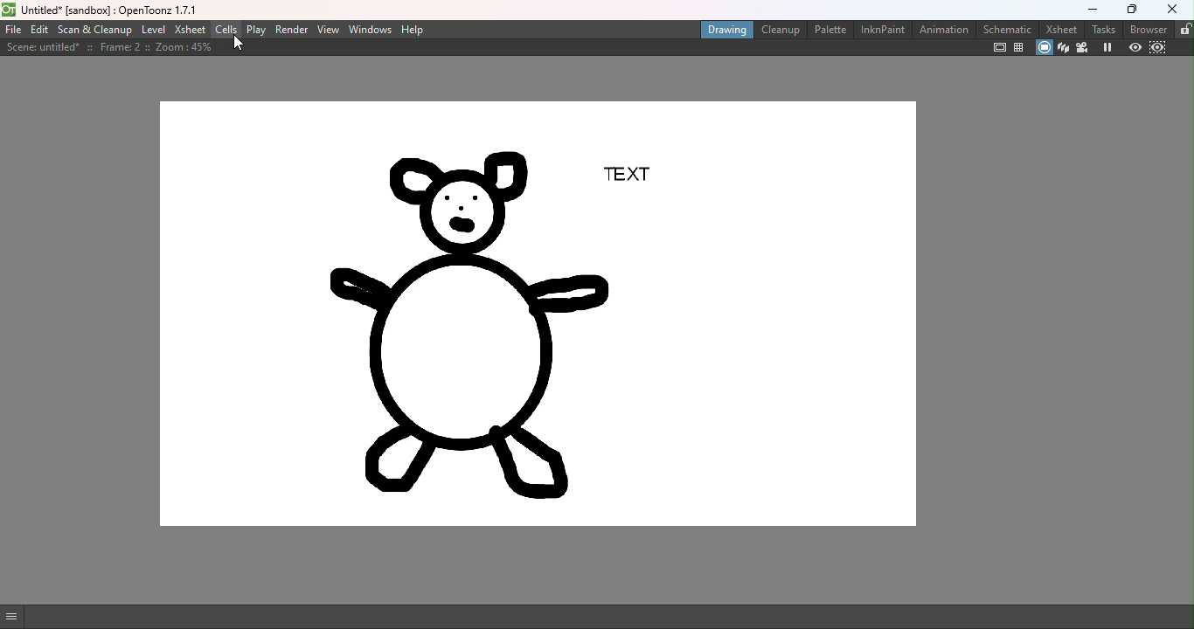 Image resolution: width=1194 pixels, height=629 pixels. Describe the element at coordinates (1018, 46) in the screenshot. I see `Field guide` at that location.